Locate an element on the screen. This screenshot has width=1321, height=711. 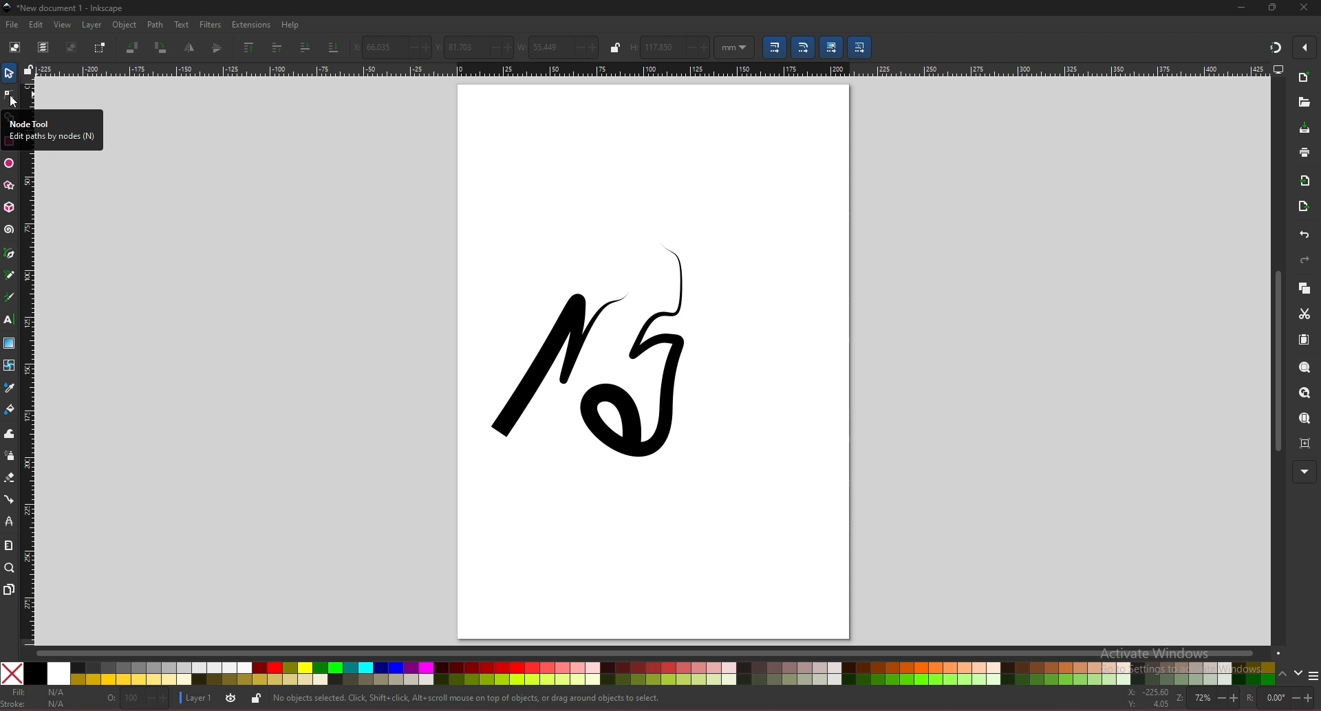
drawing is located at coordinates (595, 362).